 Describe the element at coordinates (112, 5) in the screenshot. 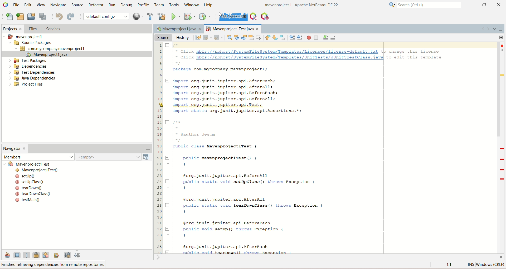

I see `run` at that location.